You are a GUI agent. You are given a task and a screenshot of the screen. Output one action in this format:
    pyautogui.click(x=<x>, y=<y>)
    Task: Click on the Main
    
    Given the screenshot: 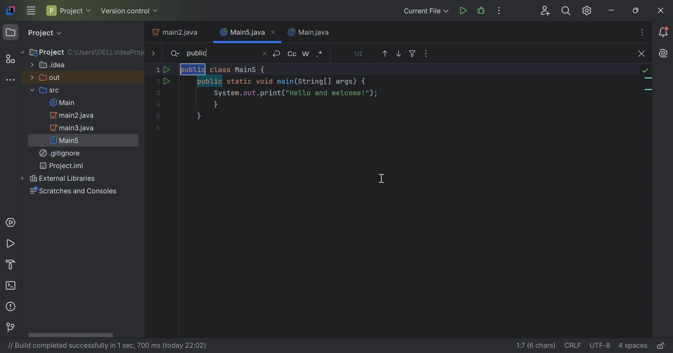 What is the action you would take?
    pyautogui.click(x=64, y=103)
    